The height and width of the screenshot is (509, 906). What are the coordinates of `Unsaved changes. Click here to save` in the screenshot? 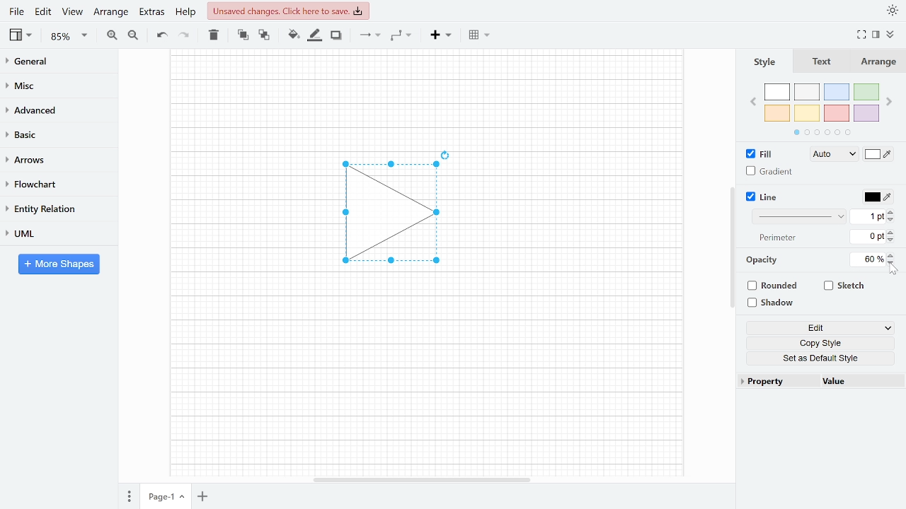 It's located at (290, 11).